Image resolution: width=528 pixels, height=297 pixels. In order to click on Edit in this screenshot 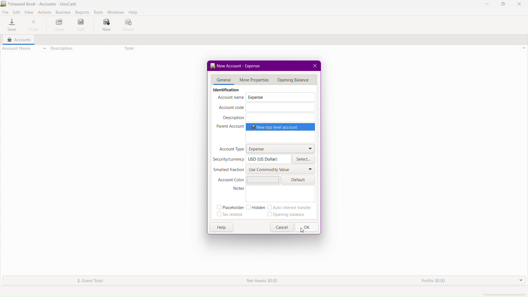, I will do `click(82, 26)`.